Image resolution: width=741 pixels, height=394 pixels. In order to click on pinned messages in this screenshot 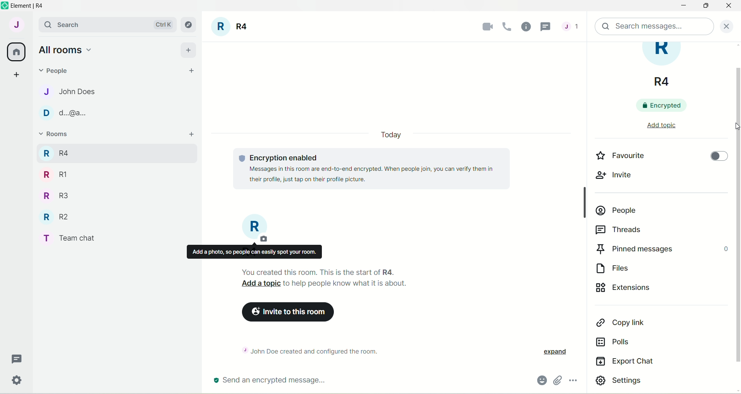, I will do `click(661, 248)`.